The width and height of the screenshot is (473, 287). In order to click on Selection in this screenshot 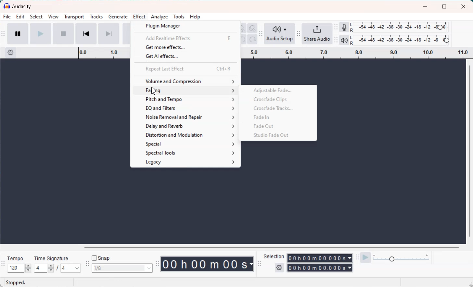, I will do `click(274, 257)`.